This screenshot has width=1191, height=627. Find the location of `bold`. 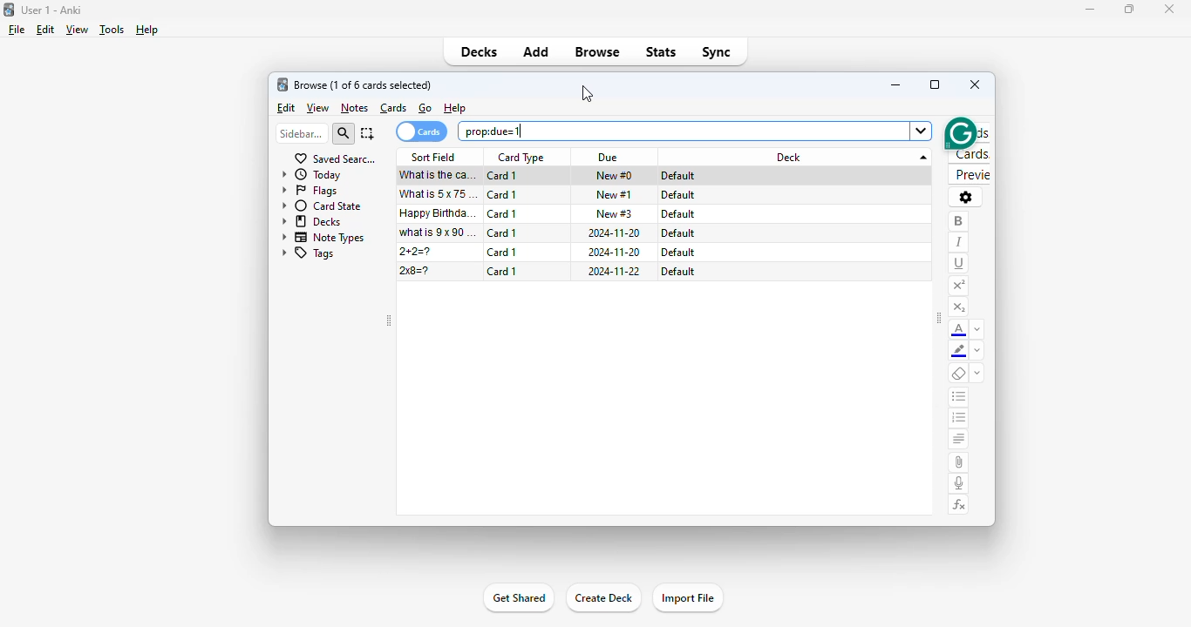

bold is located at coordinates (959, 222).